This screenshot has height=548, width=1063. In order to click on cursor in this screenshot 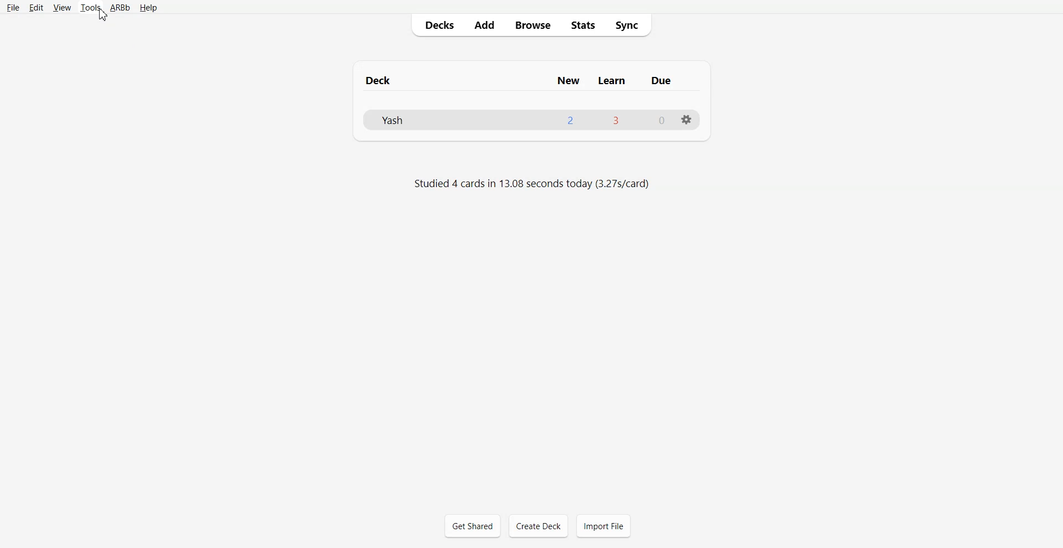, I will do `click(104, 17)`.